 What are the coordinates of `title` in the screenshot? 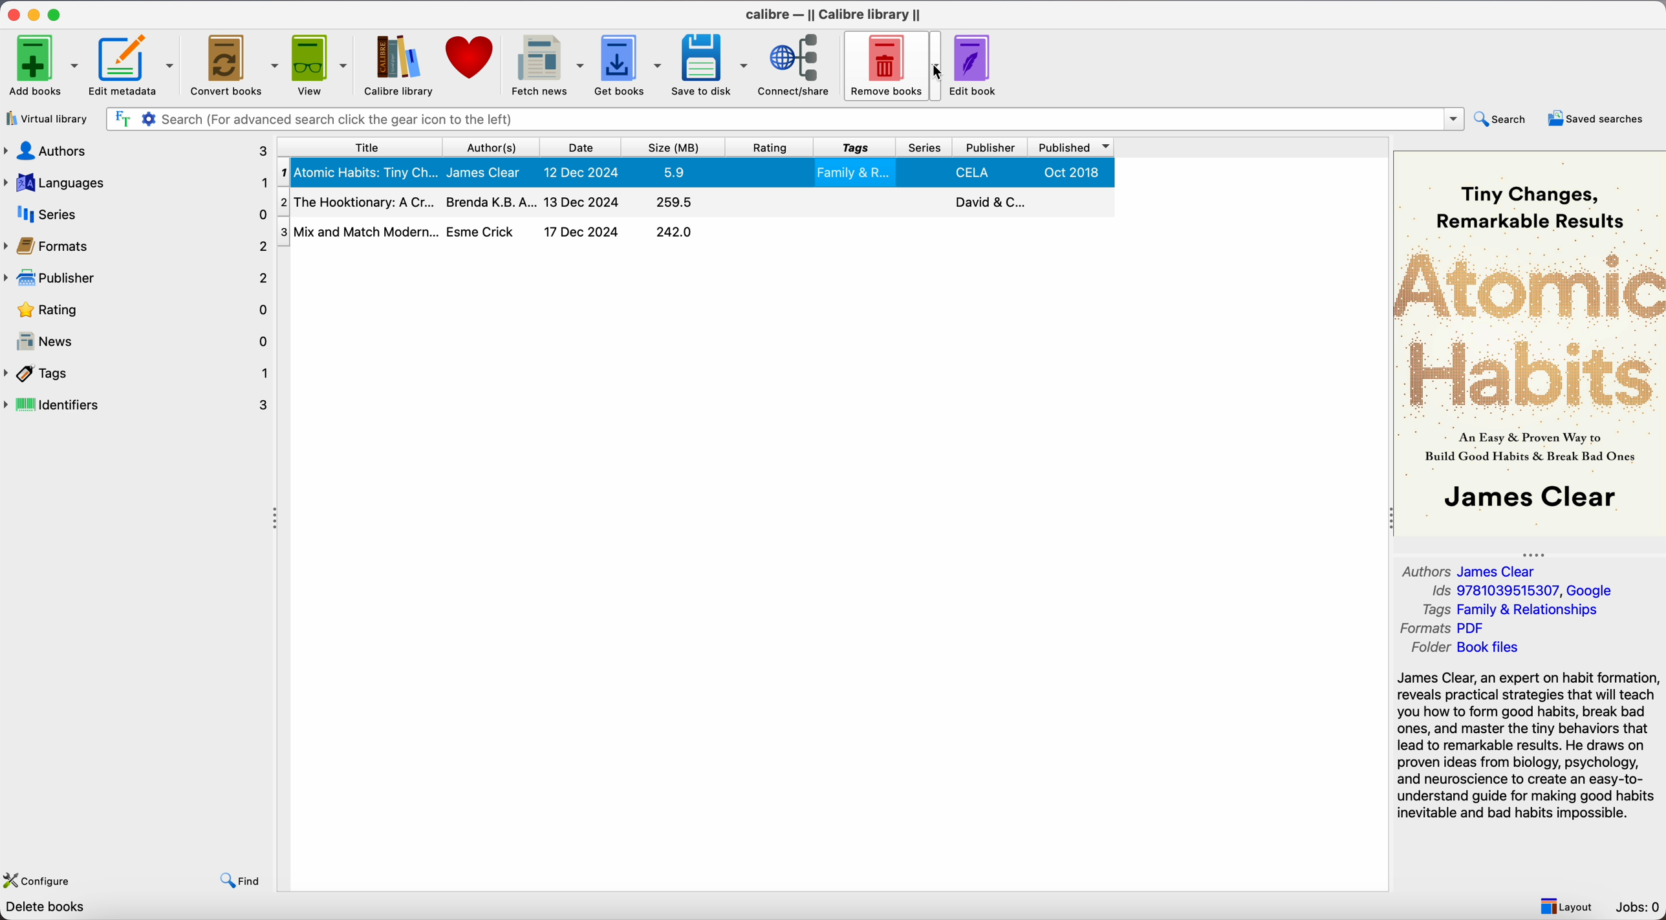 It's located at (357, 146).